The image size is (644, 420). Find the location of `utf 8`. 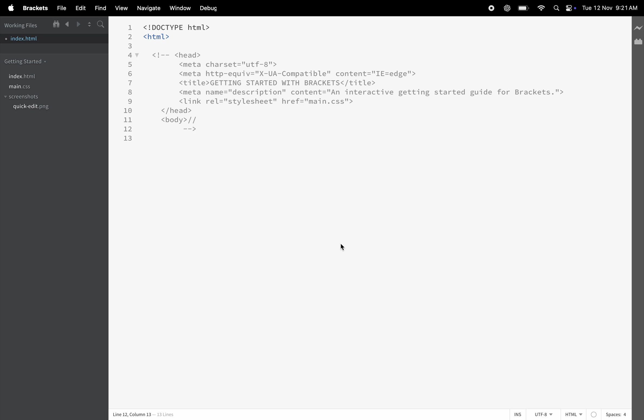

utf 8 is located at coordinates (540, 415).